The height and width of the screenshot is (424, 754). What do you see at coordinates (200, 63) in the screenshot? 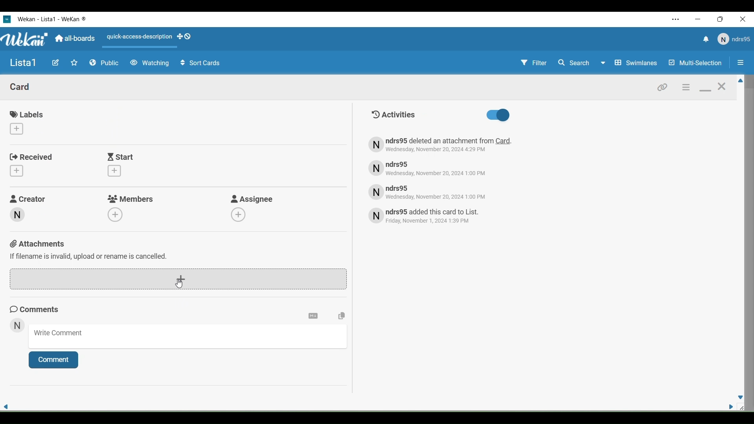
I see `Sort Cells` at bounding box center [200, 63].